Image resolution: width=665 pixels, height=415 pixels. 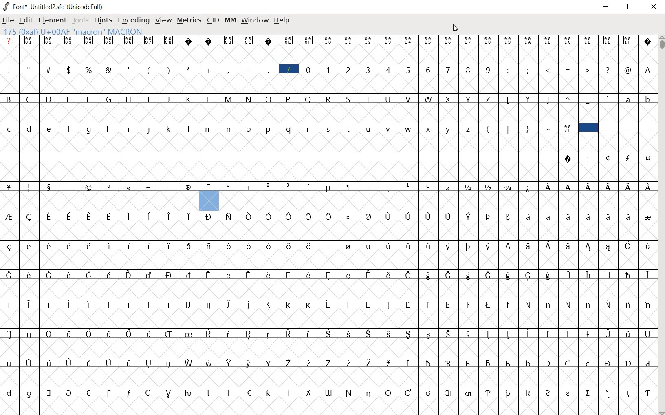 What do you see at coordinates (569, 69) in the screenshot?
I see `=` at bounding box center [569, 69].